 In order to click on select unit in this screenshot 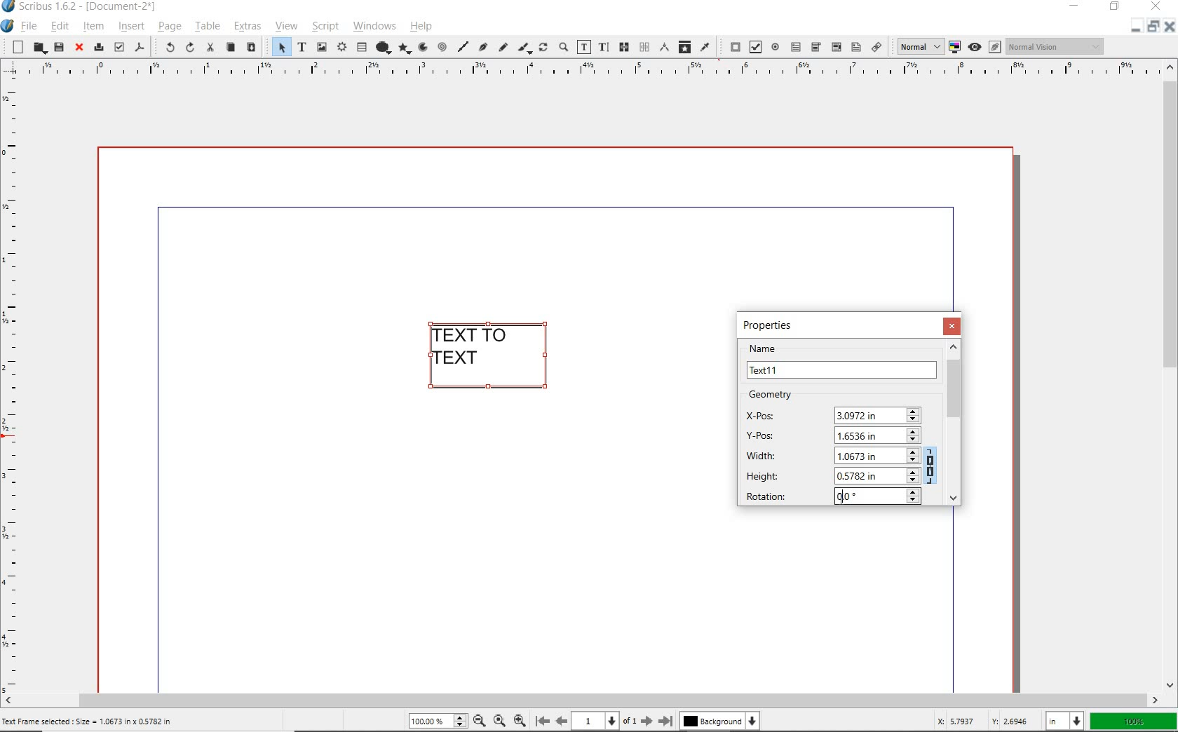, I will do `click(1062, 721)`.